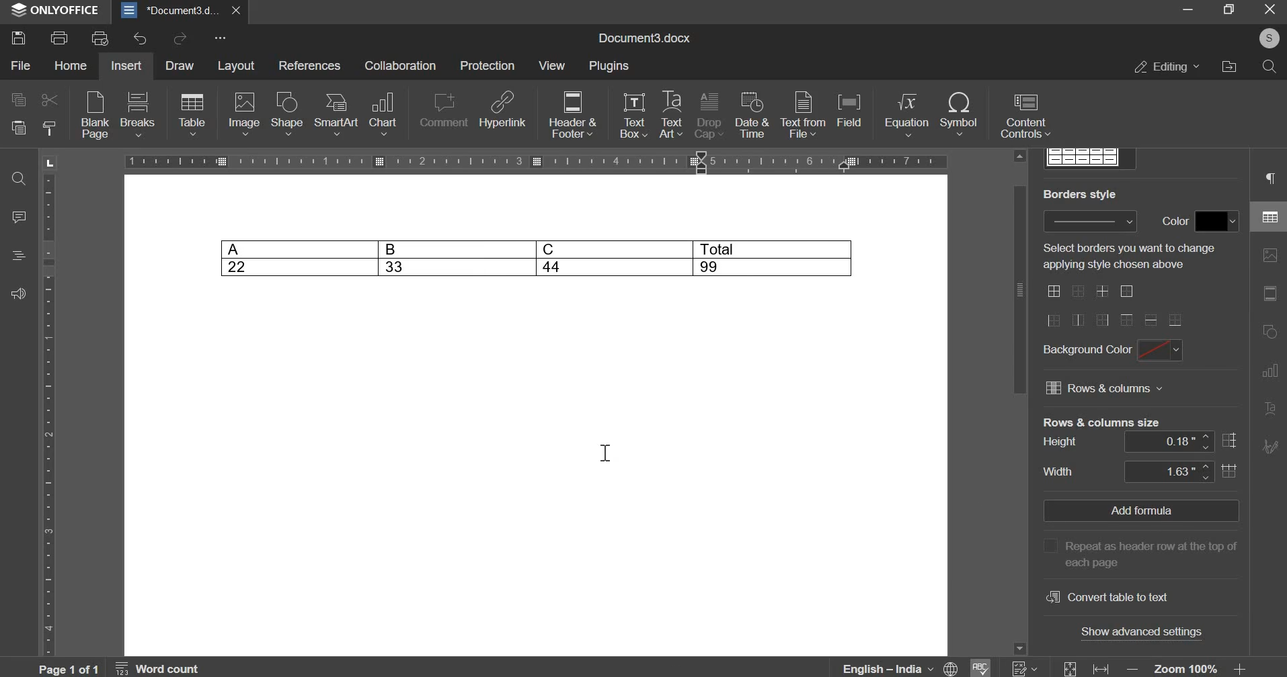 The width and height of the screenshot is (1287, 677). What do you see at coordinates (1161, 351) in the screenshot?
I see `background color` at bounding box center [1161, 351].